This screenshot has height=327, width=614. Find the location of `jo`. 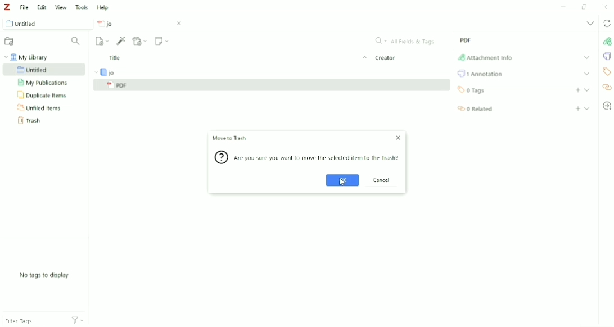

jo is located at coordinates (119, 72).